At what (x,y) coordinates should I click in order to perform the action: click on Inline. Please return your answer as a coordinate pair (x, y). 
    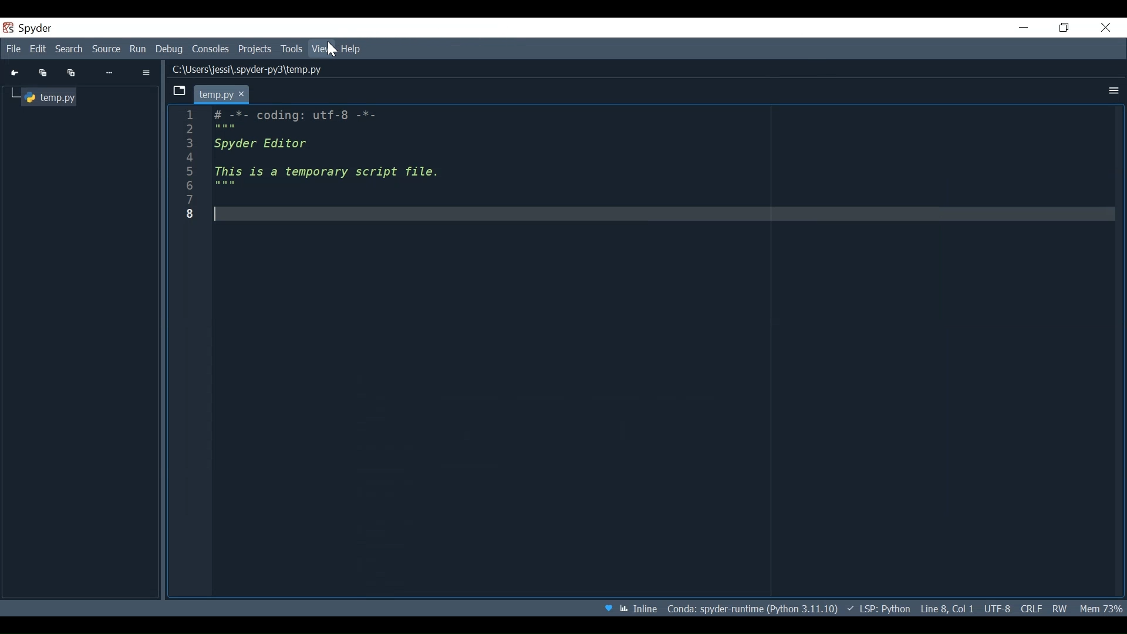
    Looking at the image, I should click on (640, 609).